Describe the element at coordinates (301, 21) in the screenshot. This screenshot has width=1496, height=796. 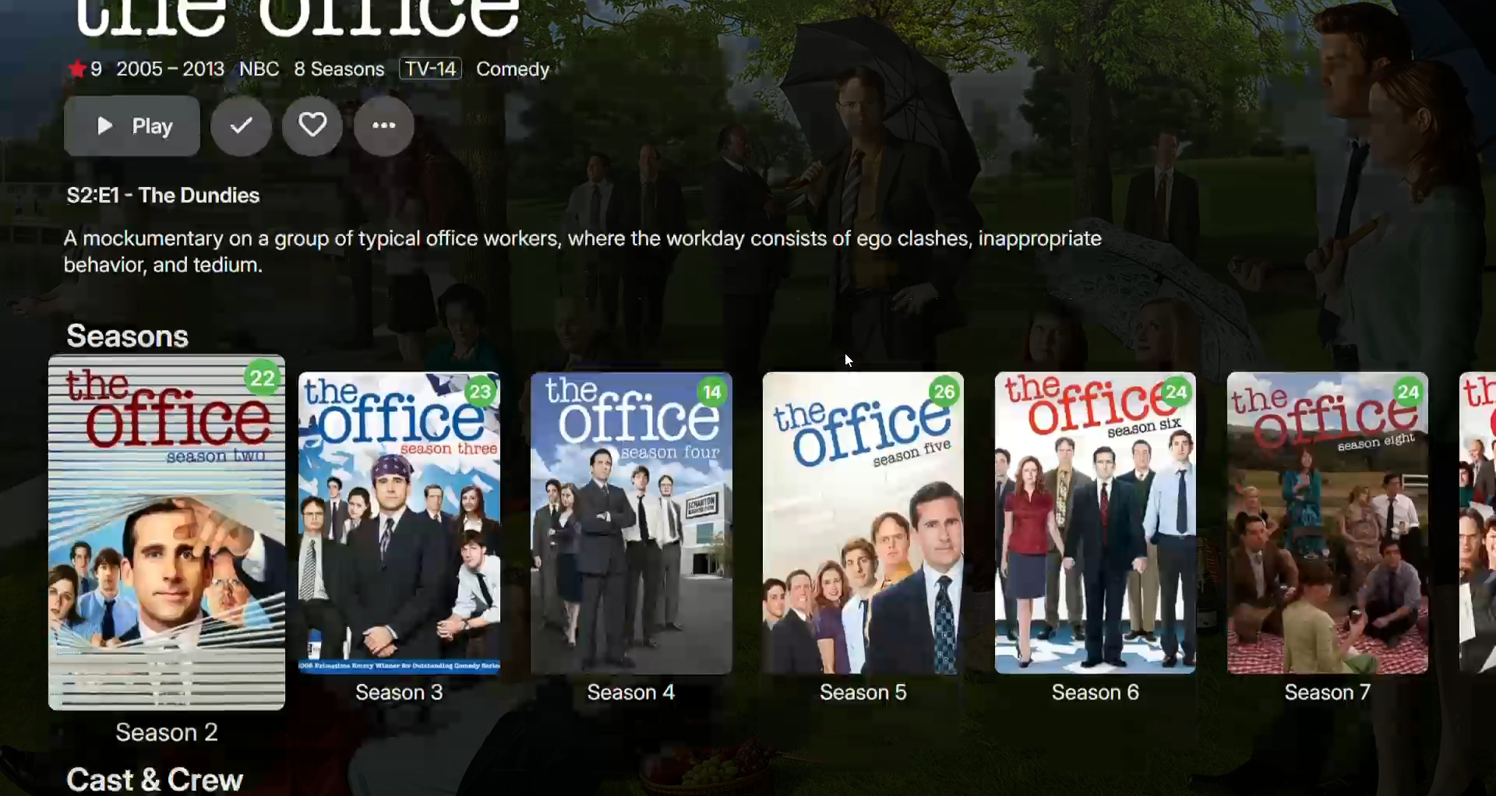
I see `The Office Logo` at that location.